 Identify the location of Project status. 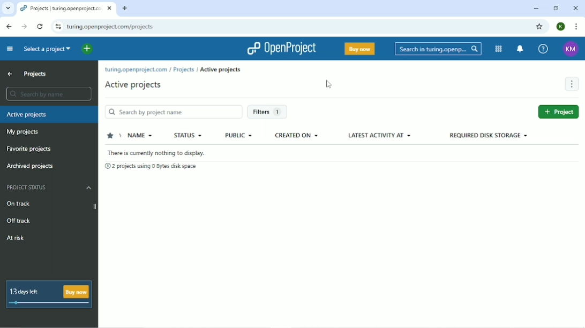
(49, 188).